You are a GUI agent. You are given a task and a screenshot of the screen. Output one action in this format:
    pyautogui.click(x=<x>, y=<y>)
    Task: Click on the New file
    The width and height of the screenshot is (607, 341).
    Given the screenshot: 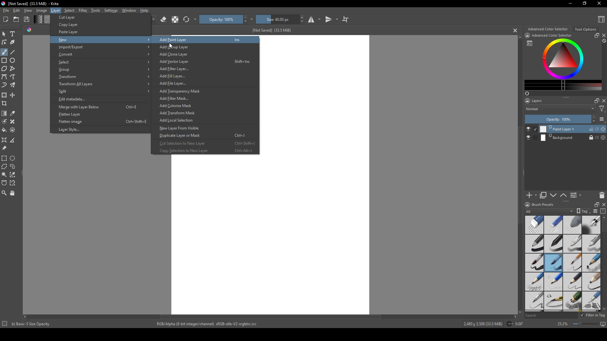 What is the action you would take?
    pyautogui.click(x=5, y=20)
    